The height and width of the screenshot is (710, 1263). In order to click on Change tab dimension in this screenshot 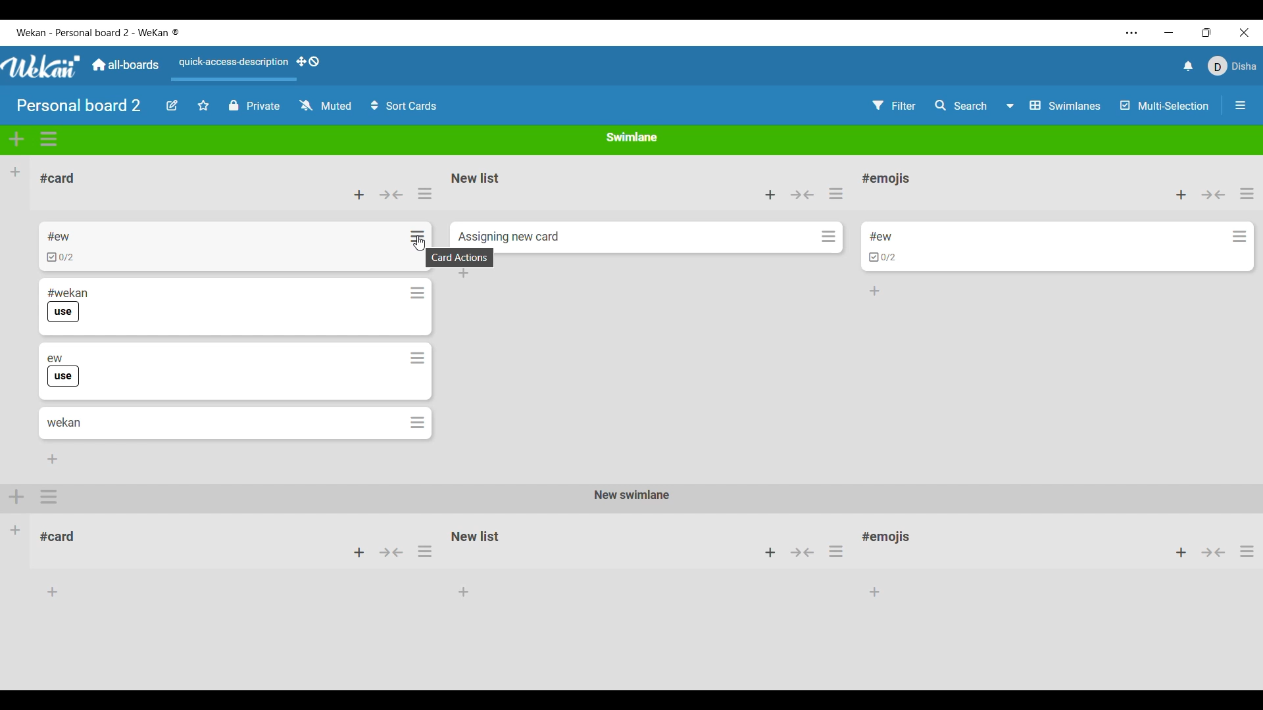, I will do `click(1206, 32)`.